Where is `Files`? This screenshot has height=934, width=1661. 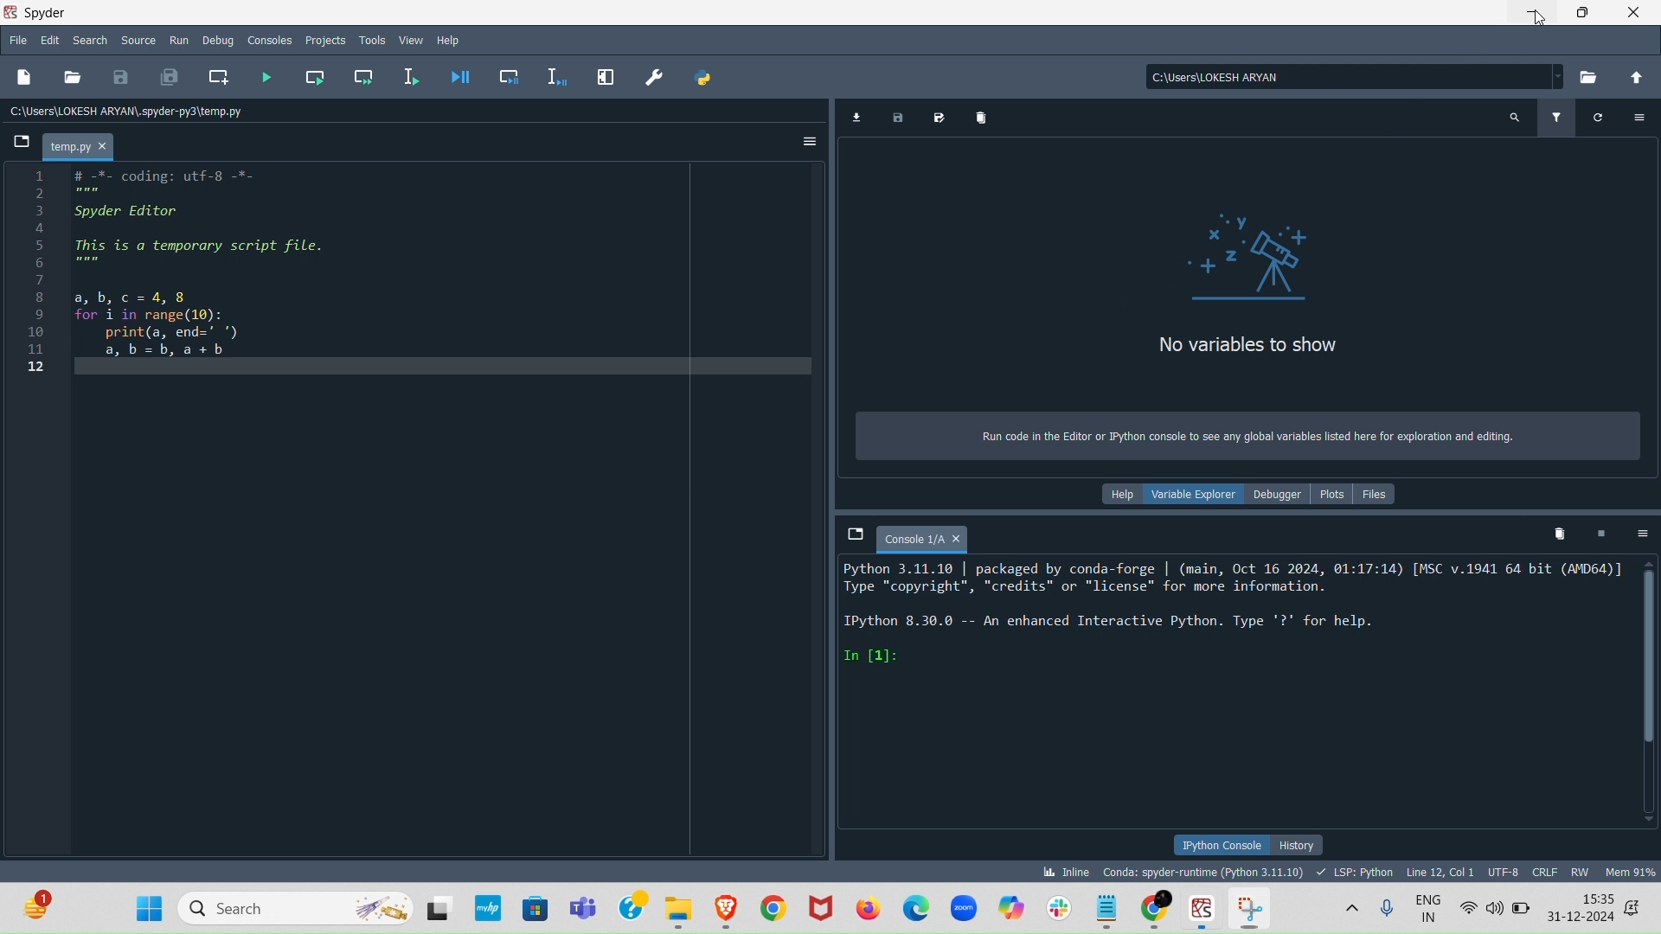 Files is located at coordinates (1388, 492).